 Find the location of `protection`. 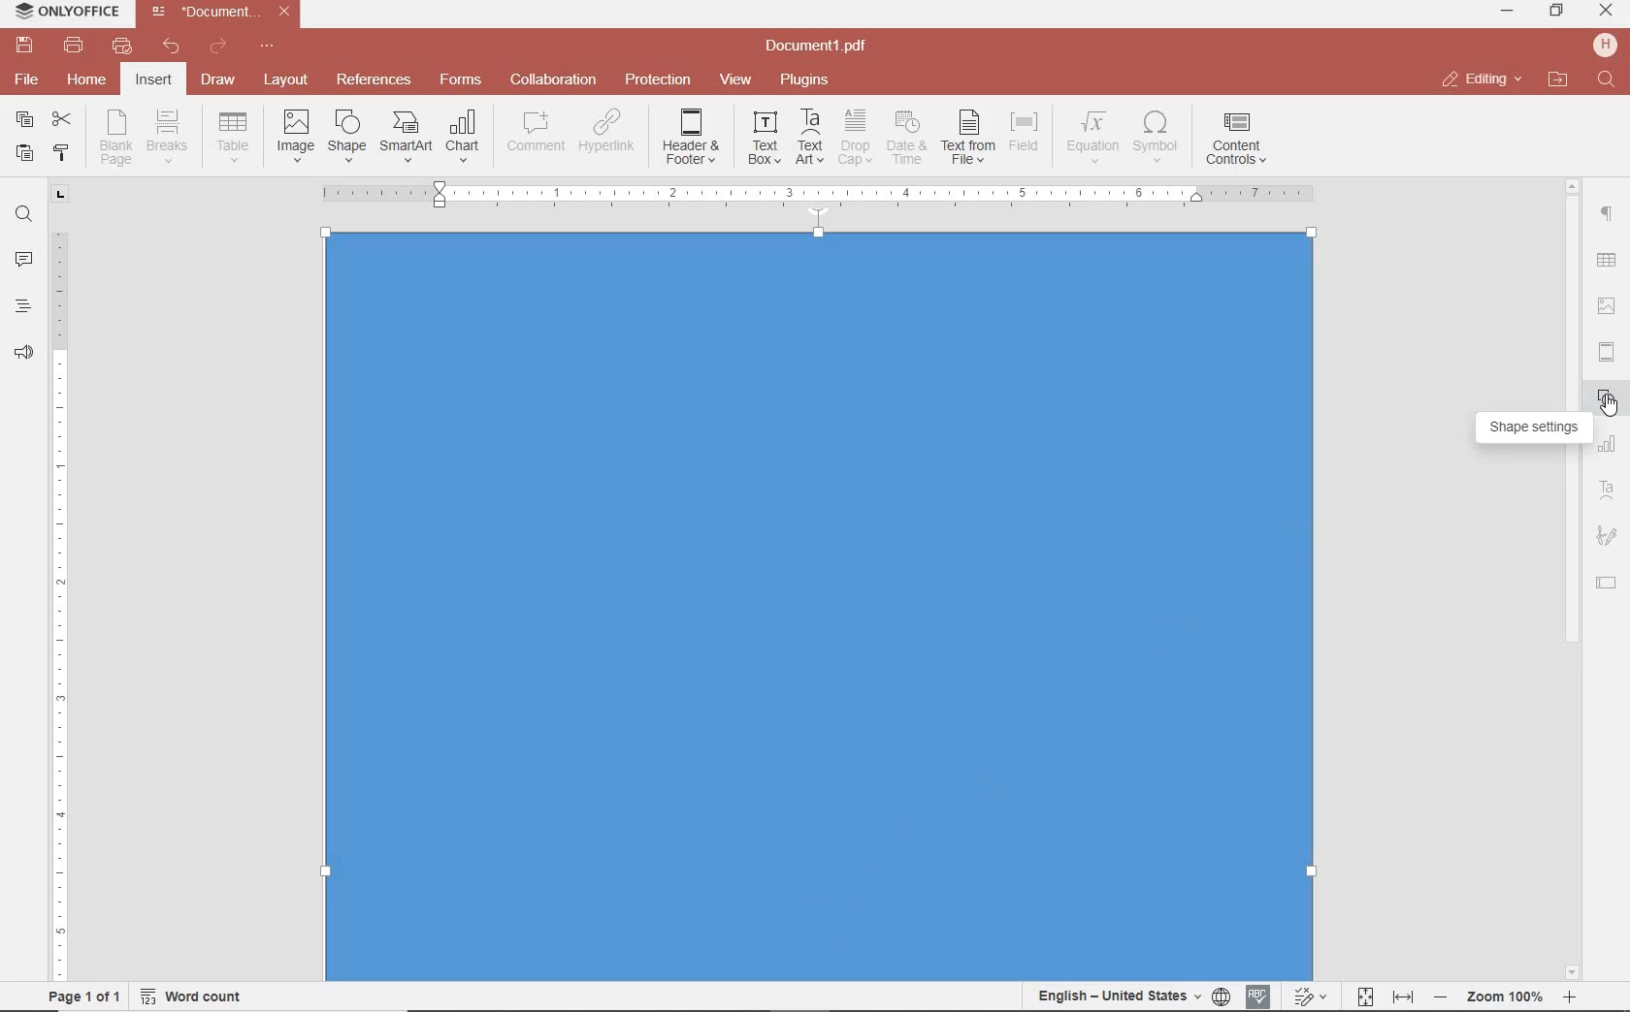

protection is located at coordinates (659, 80).